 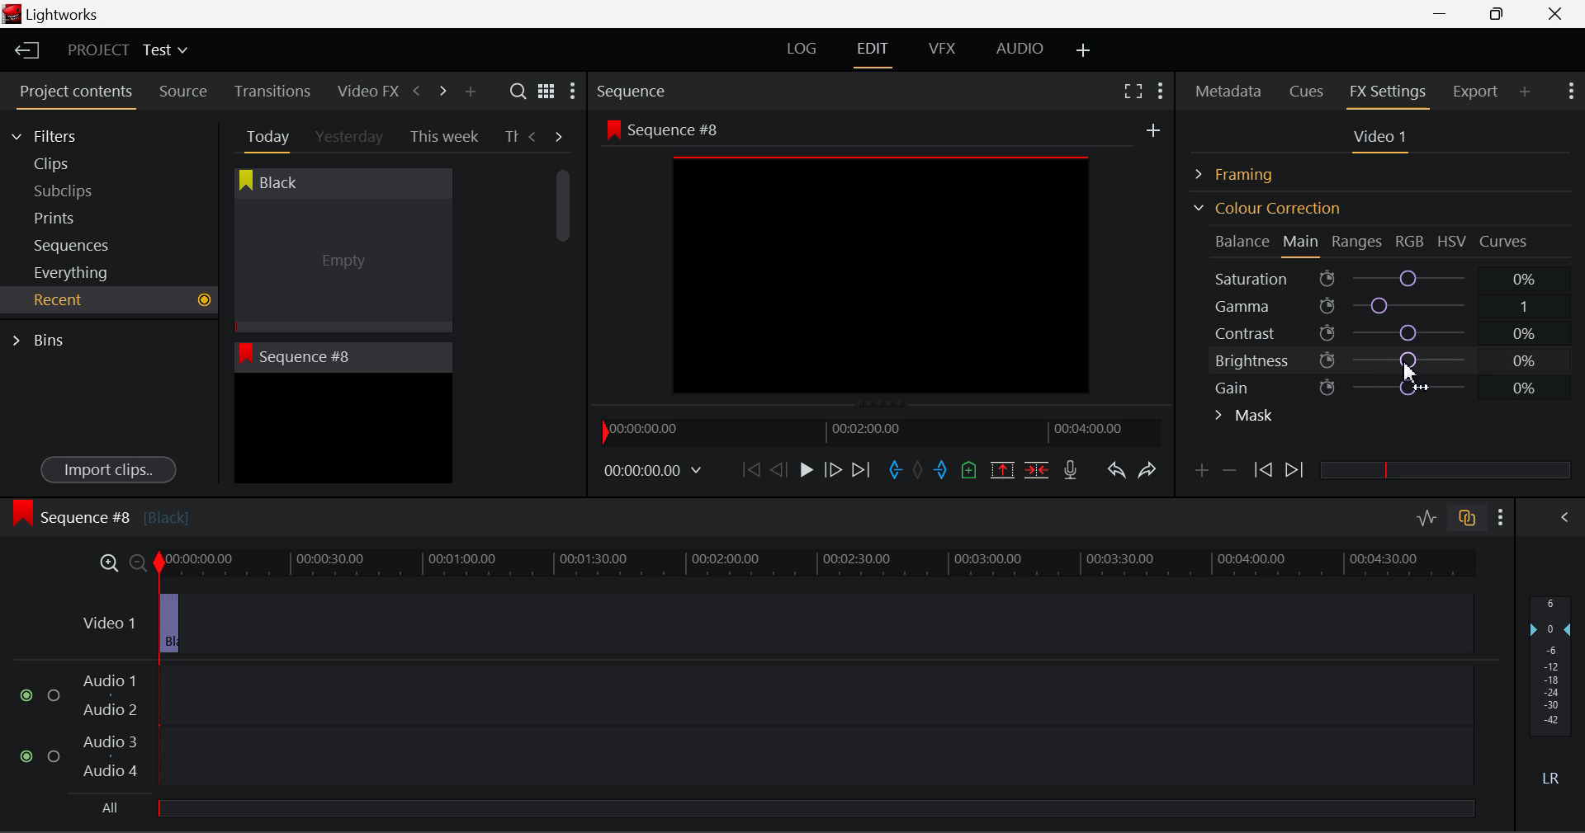 I want to click on Toggle audio track sync, so click(x=1468, y=516).